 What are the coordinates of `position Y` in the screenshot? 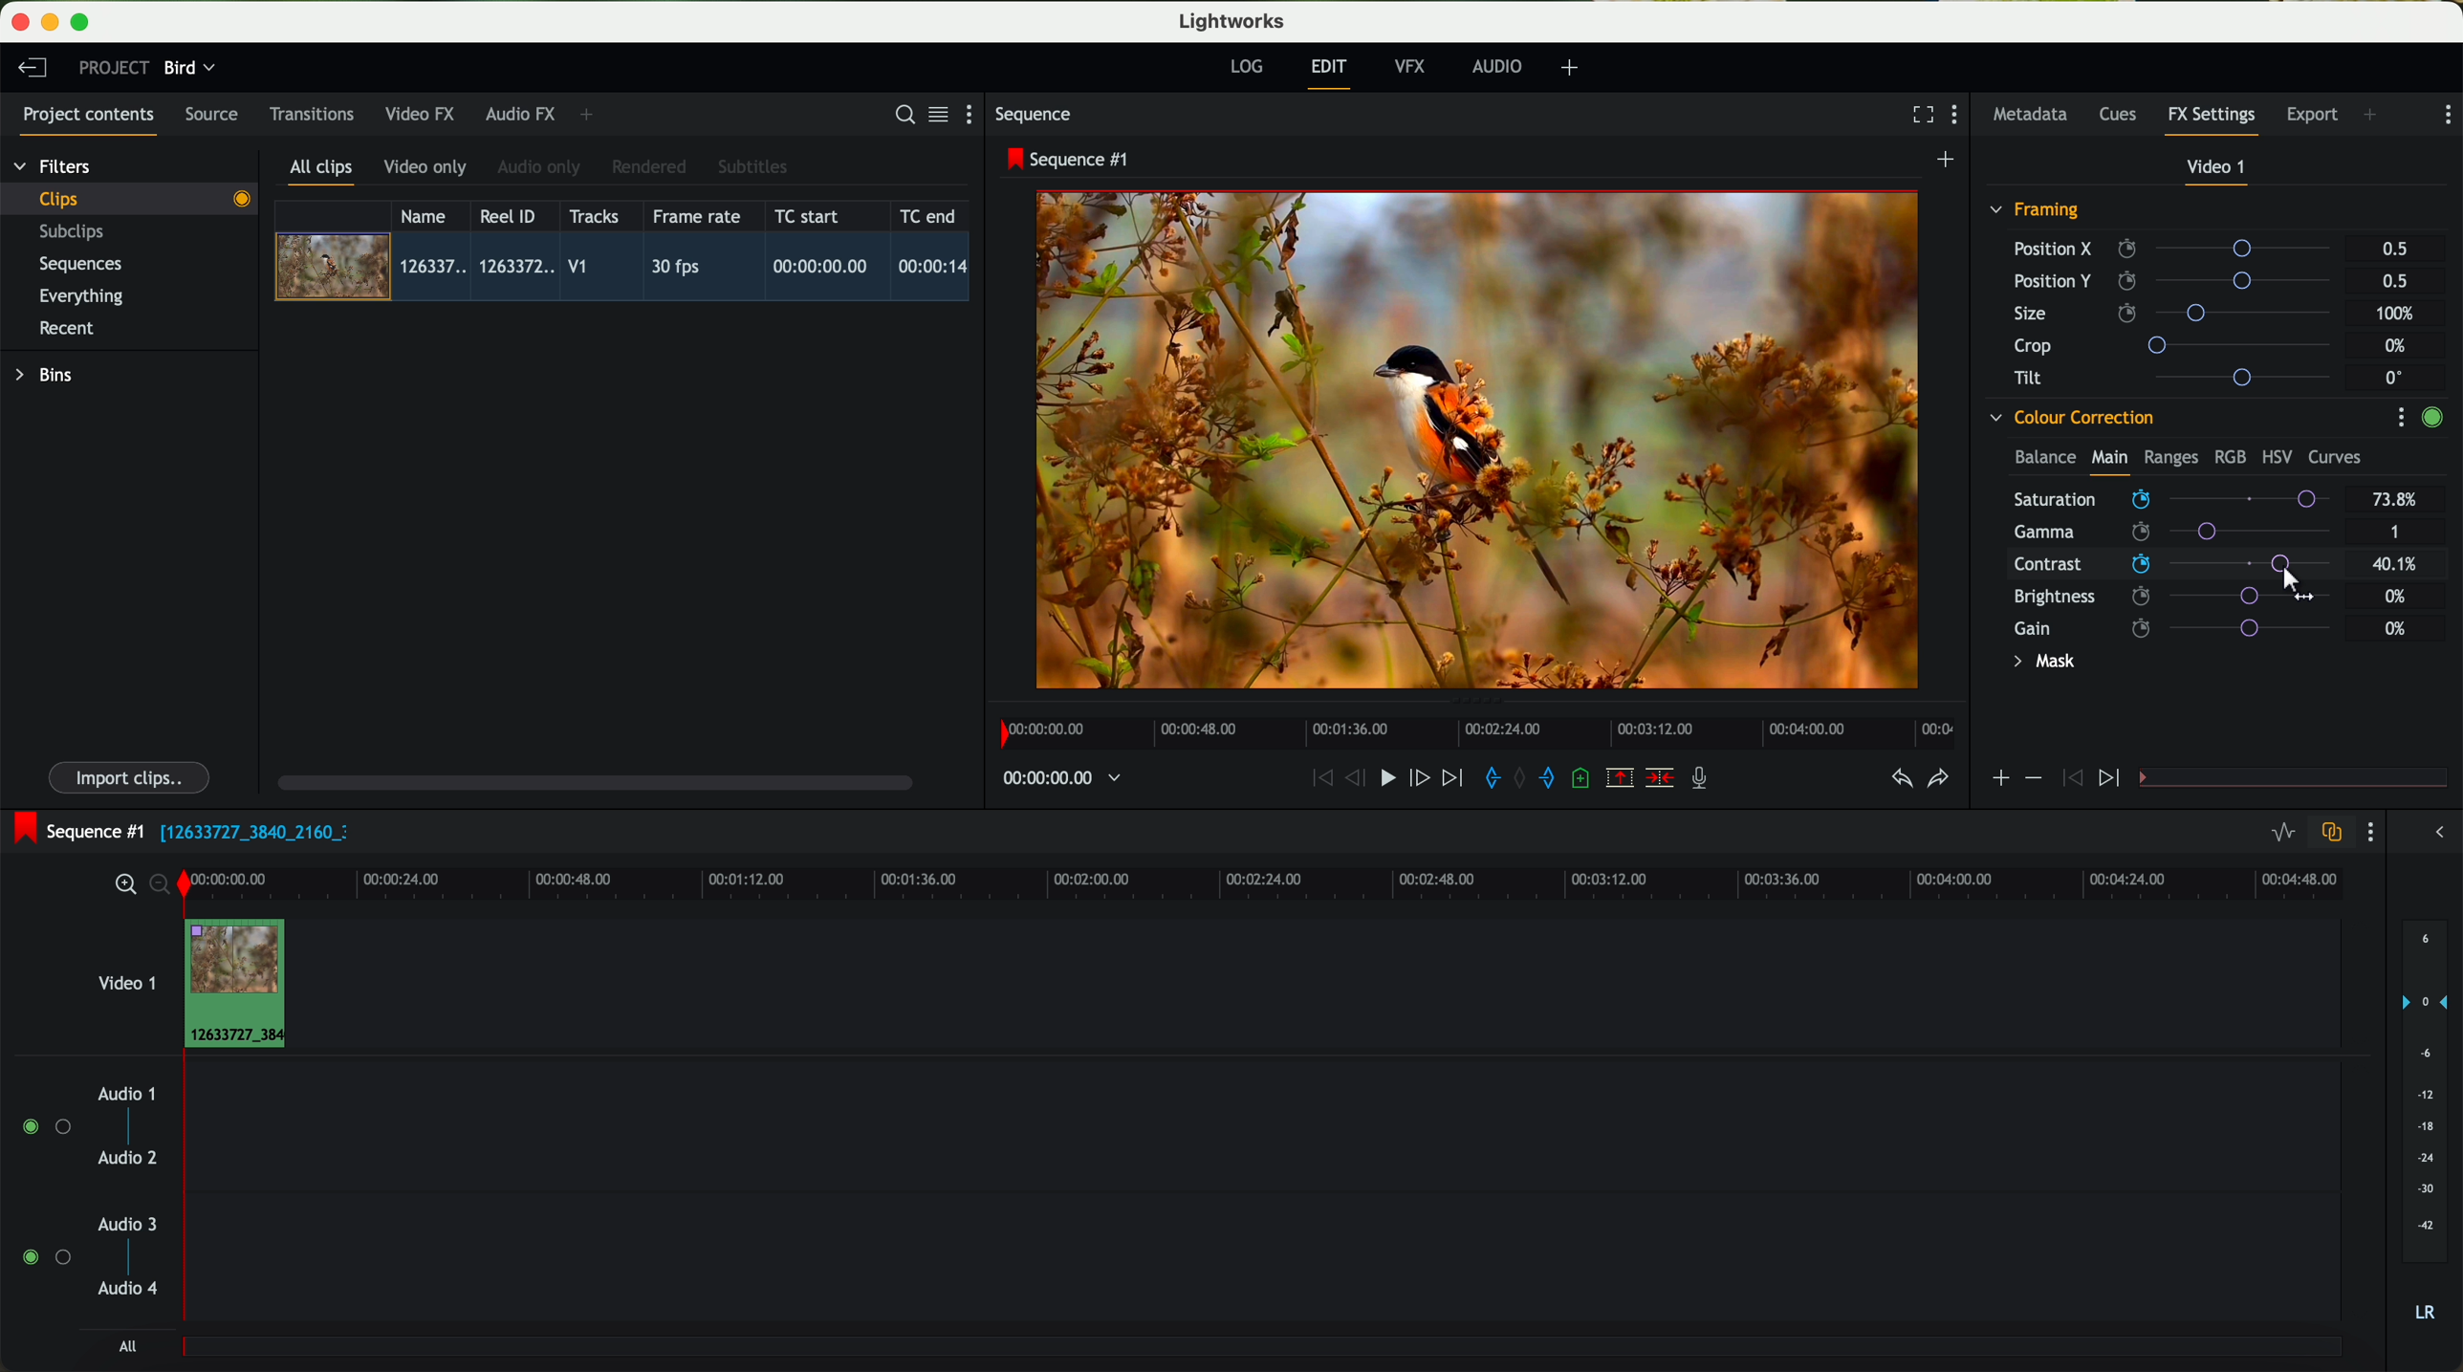 It's located at (2180, 280).